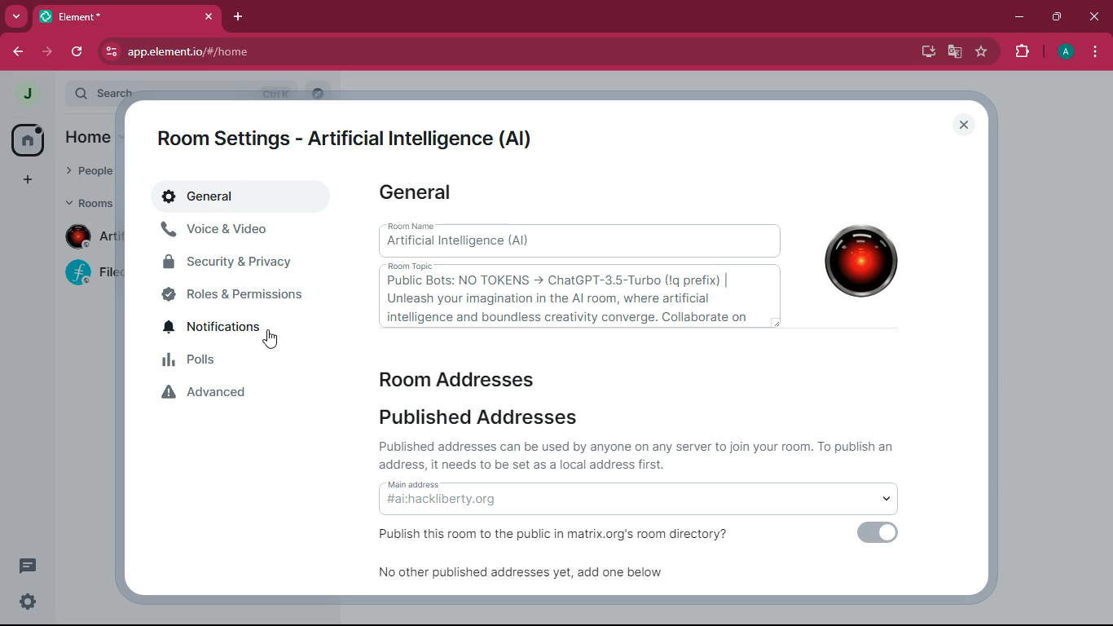  What do you see at coordinates (469, 378) in the screenshot?
I see `room addresses` at bounding box center [469, 378].